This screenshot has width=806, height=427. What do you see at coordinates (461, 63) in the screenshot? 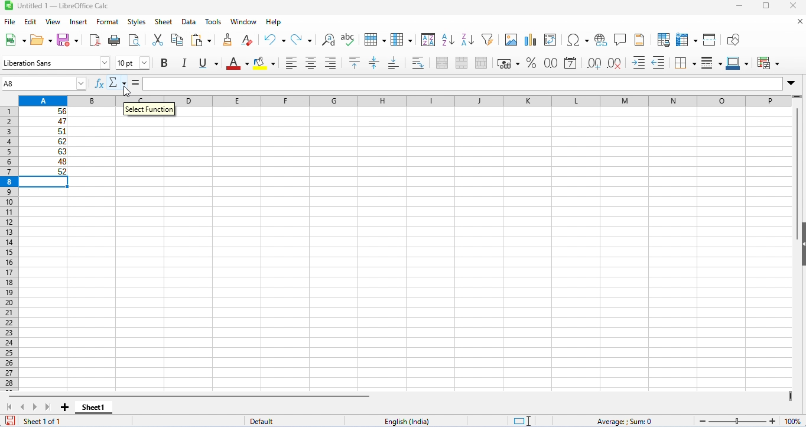
I see `merge cells` at bounding box center [461, 63].